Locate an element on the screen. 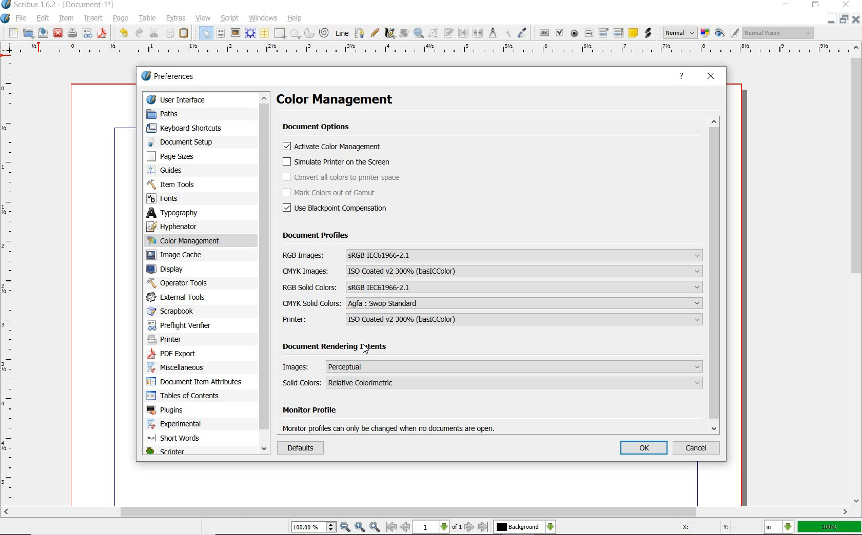 The image size is (862, 535). ruler is located at coordinates (434, 51).